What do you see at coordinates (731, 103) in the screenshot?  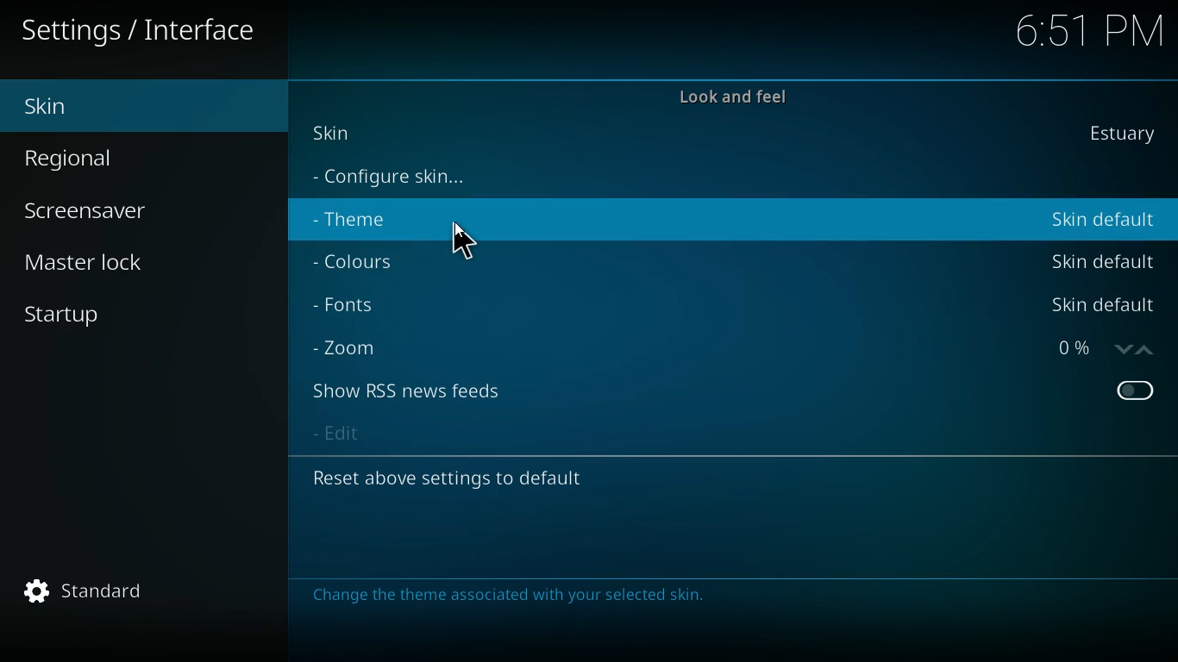 I see `look and feel` at bounding box center [731, 103].